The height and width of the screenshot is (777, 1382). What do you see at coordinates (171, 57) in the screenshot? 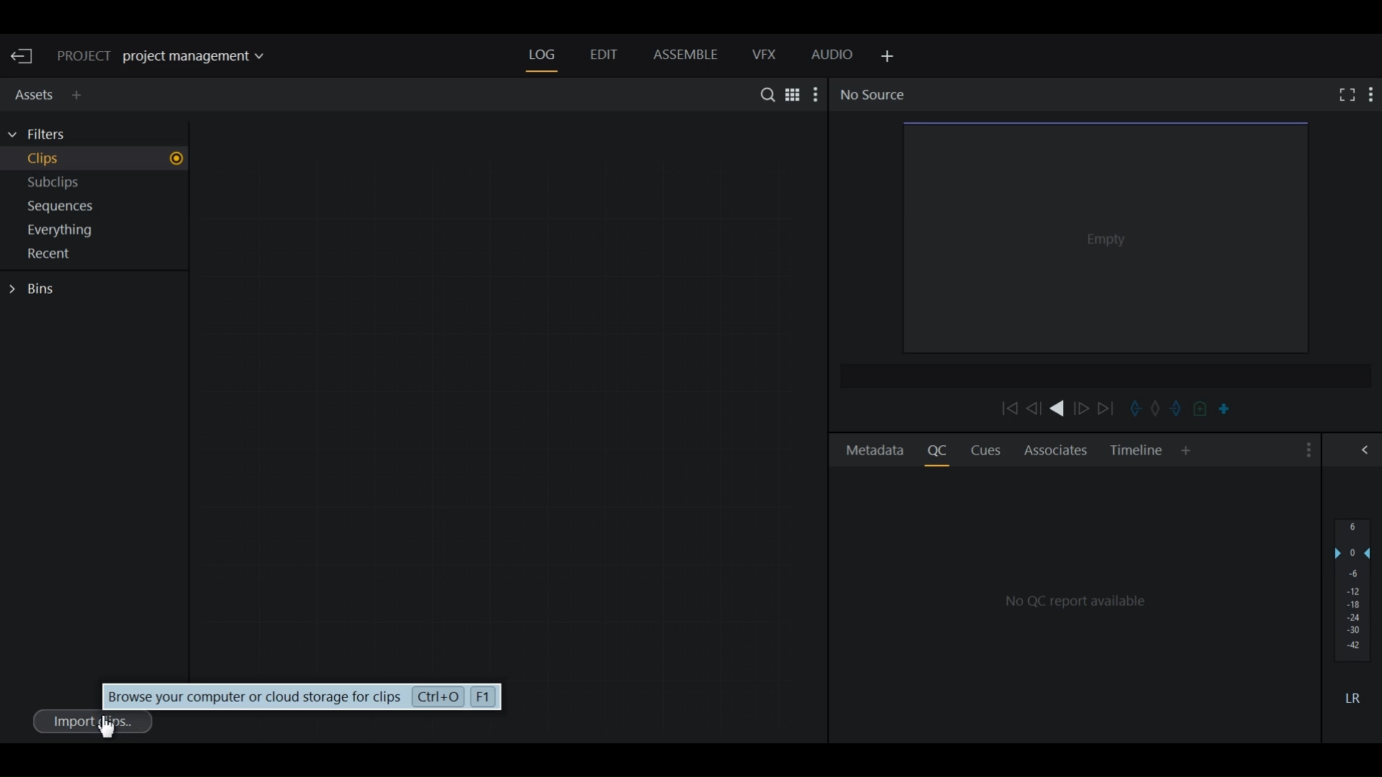
I see `Show/change current project details` at bounding box center [171, 57].